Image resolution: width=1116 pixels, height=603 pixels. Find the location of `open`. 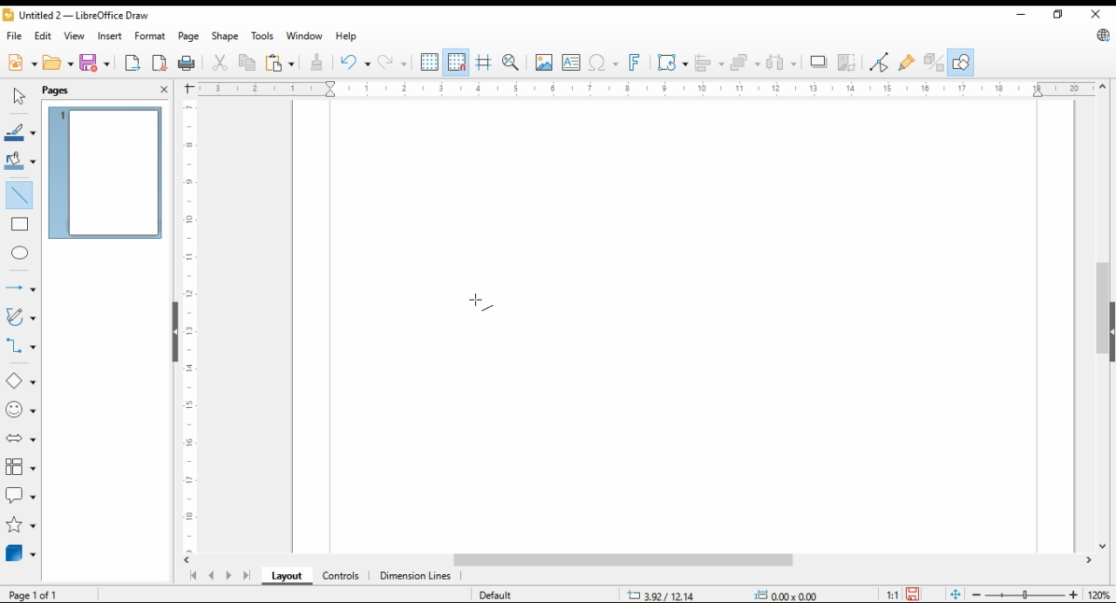

open is located at coordinates (58, 61).